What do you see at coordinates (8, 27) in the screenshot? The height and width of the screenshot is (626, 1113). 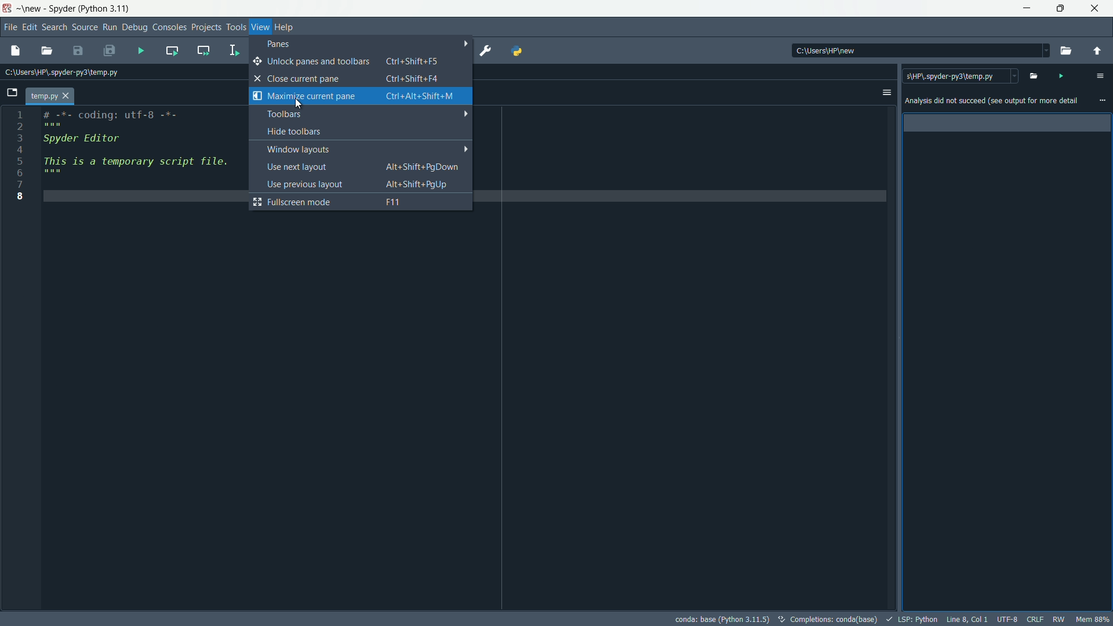 I see `file menu` at bounding box center [8, 27].